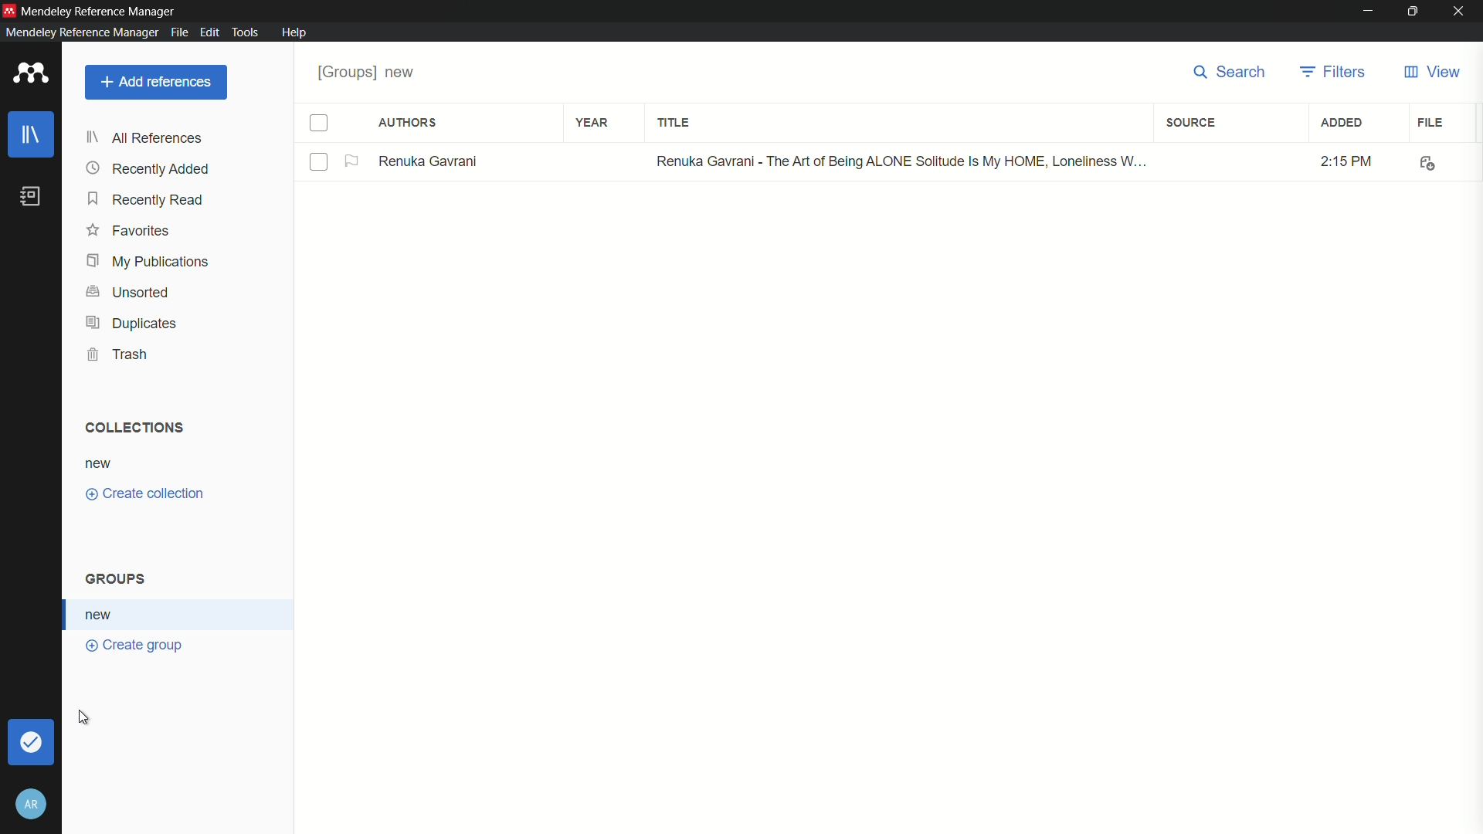 The width and height of the screenshot is (1483, 834). Describe the element at coordinates (29, 741) in the screenshot. I see `synced` at that location.